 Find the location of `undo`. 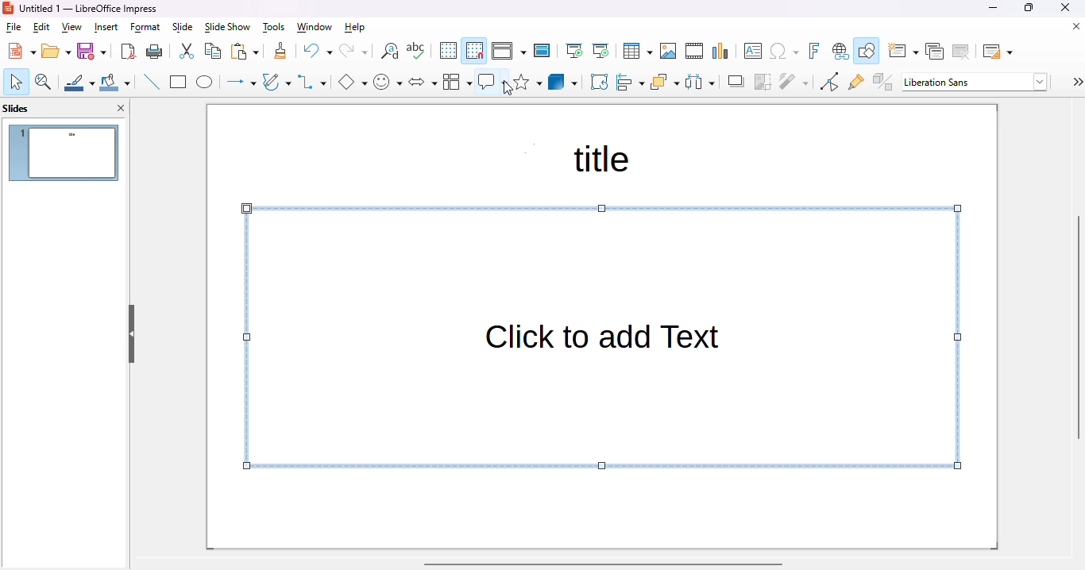

undo is located at coordinates (318, 51).